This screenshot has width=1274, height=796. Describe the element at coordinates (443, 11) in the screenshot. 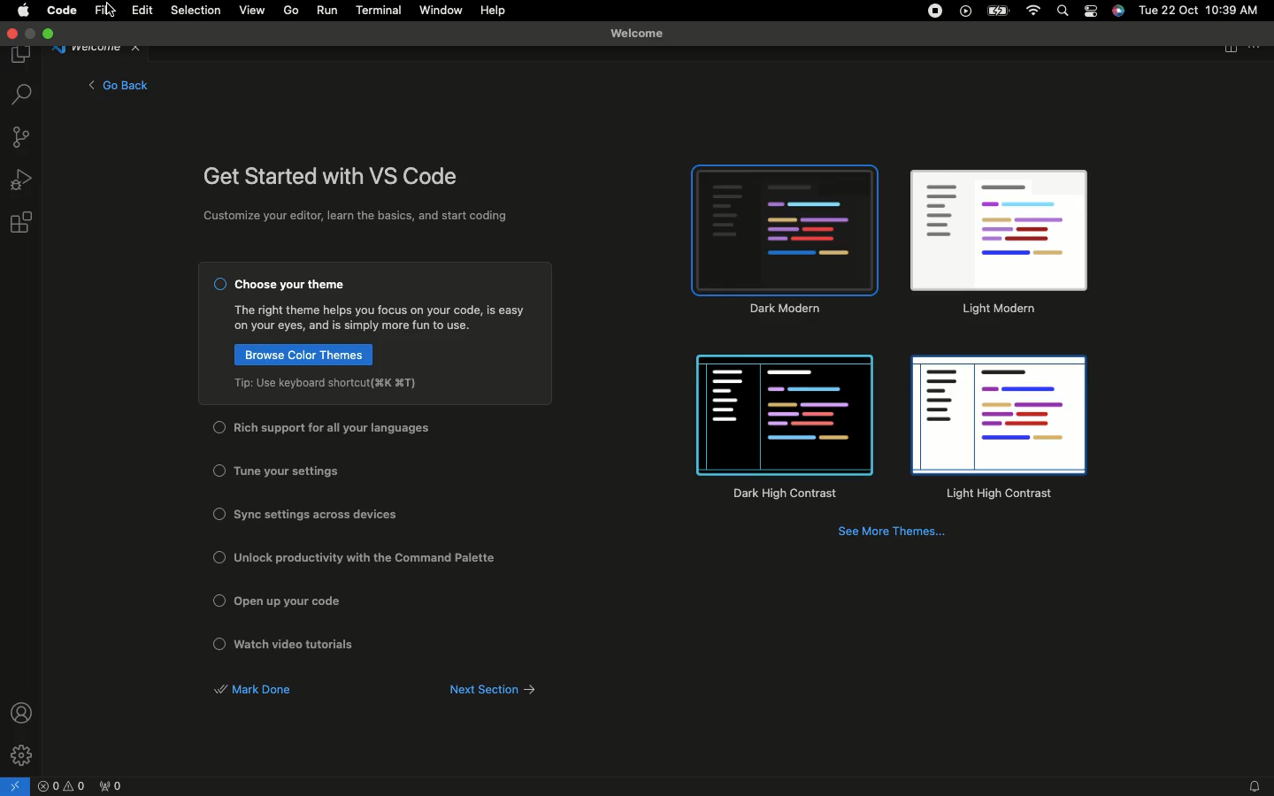

I see `Window` at that location.